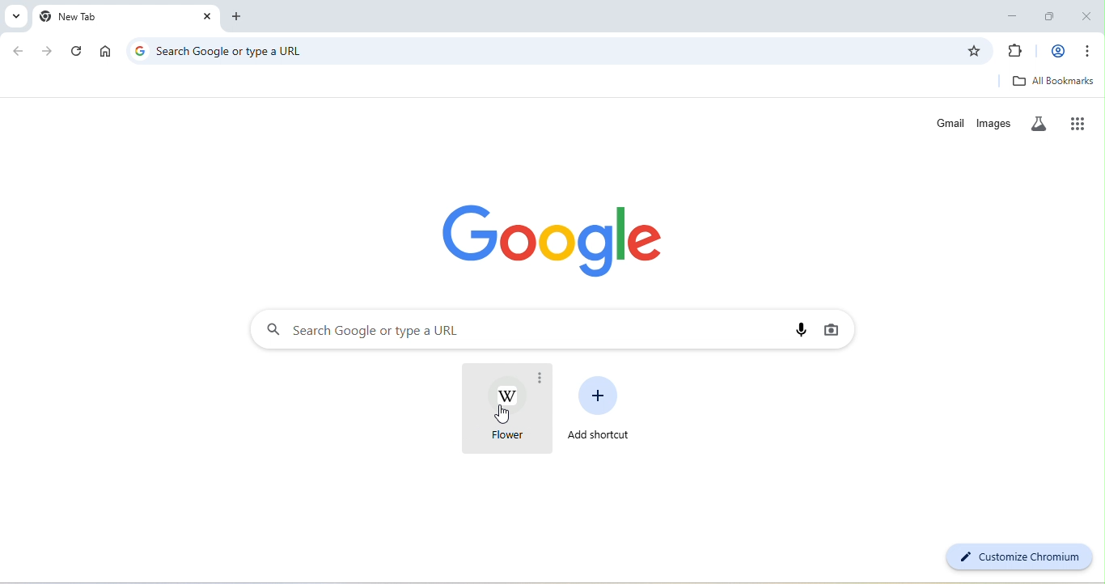 The image size is (1105, 584). What do you see at coordinates (116, 17) in the screenshot?
I see `new tab` at bounding box center [116, 17].